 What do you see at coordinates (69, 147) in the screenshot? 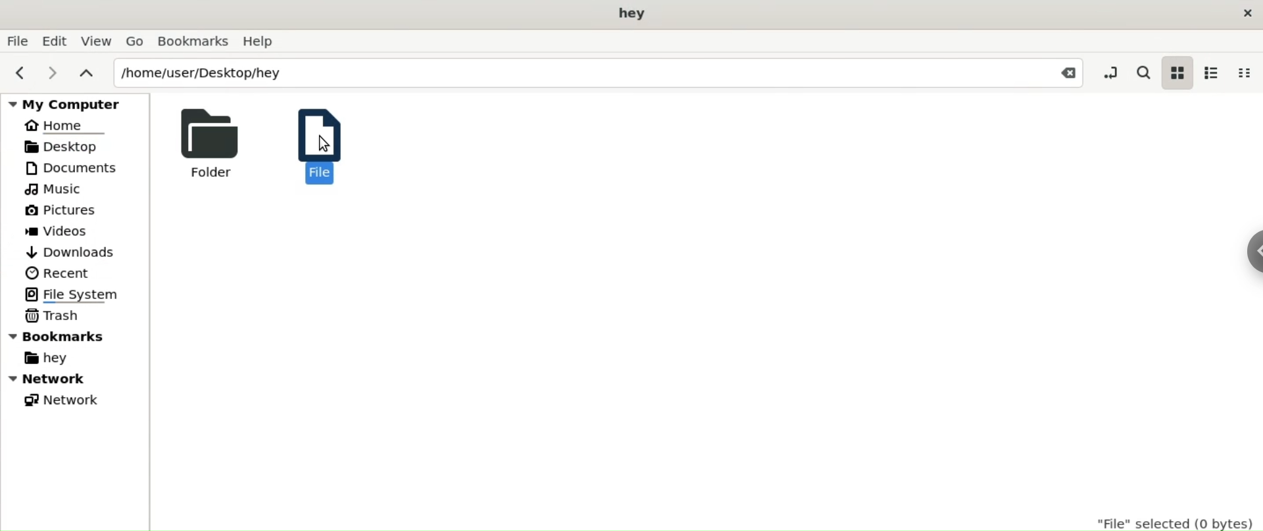
I see `Desktop` at bounding box center [69, 147].